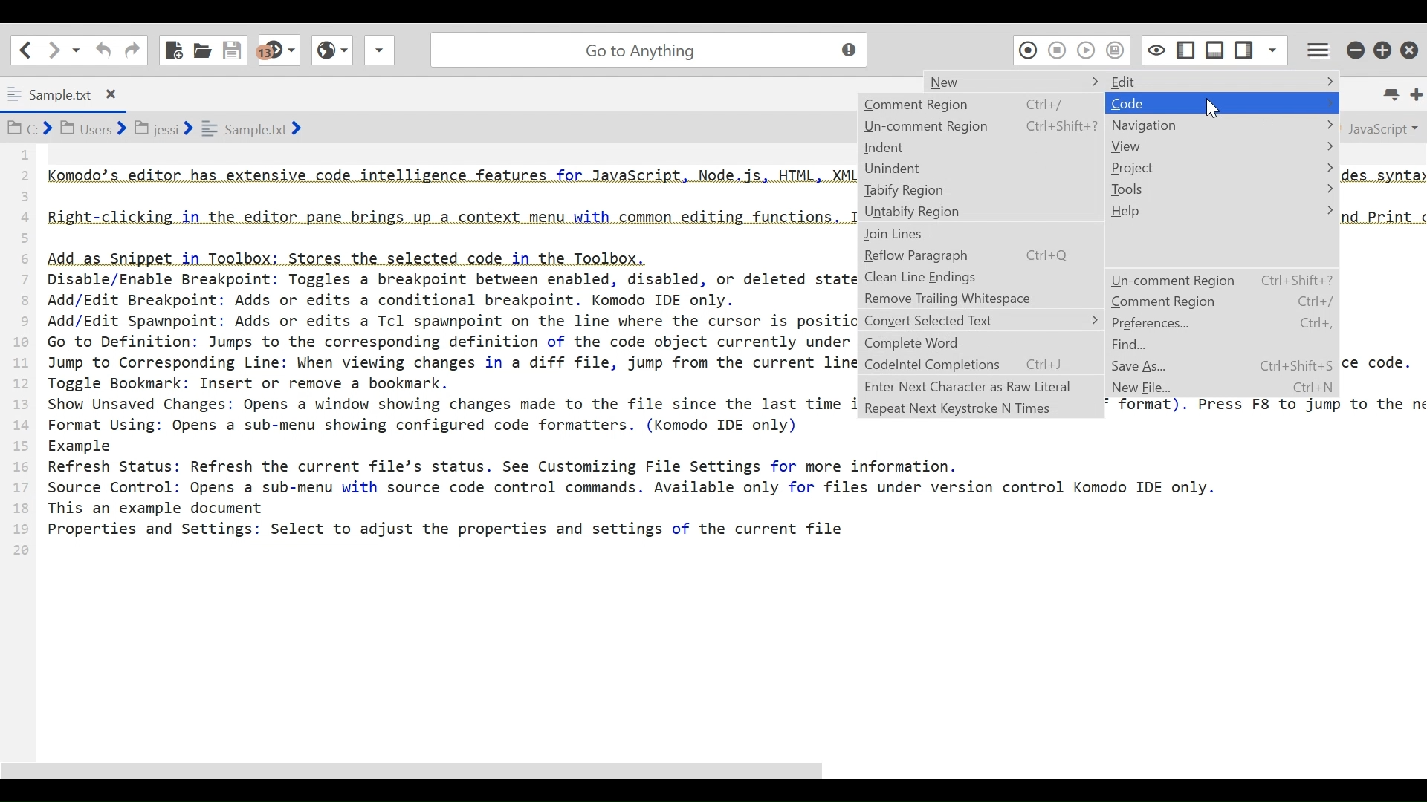 This screenshot has height=802, width=1427. Describe the element at coordinates (1355, 48) in the screenshot. I see `minimize` at that location.